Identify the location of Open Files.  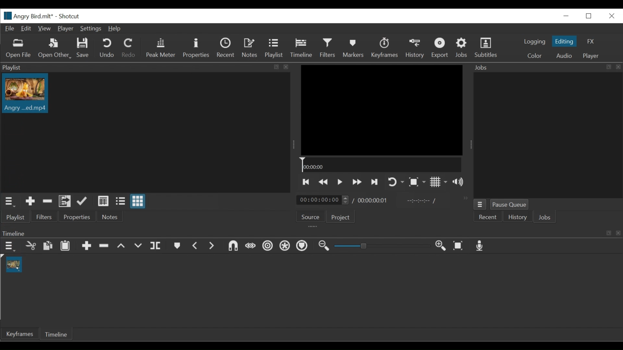
(19, 49).